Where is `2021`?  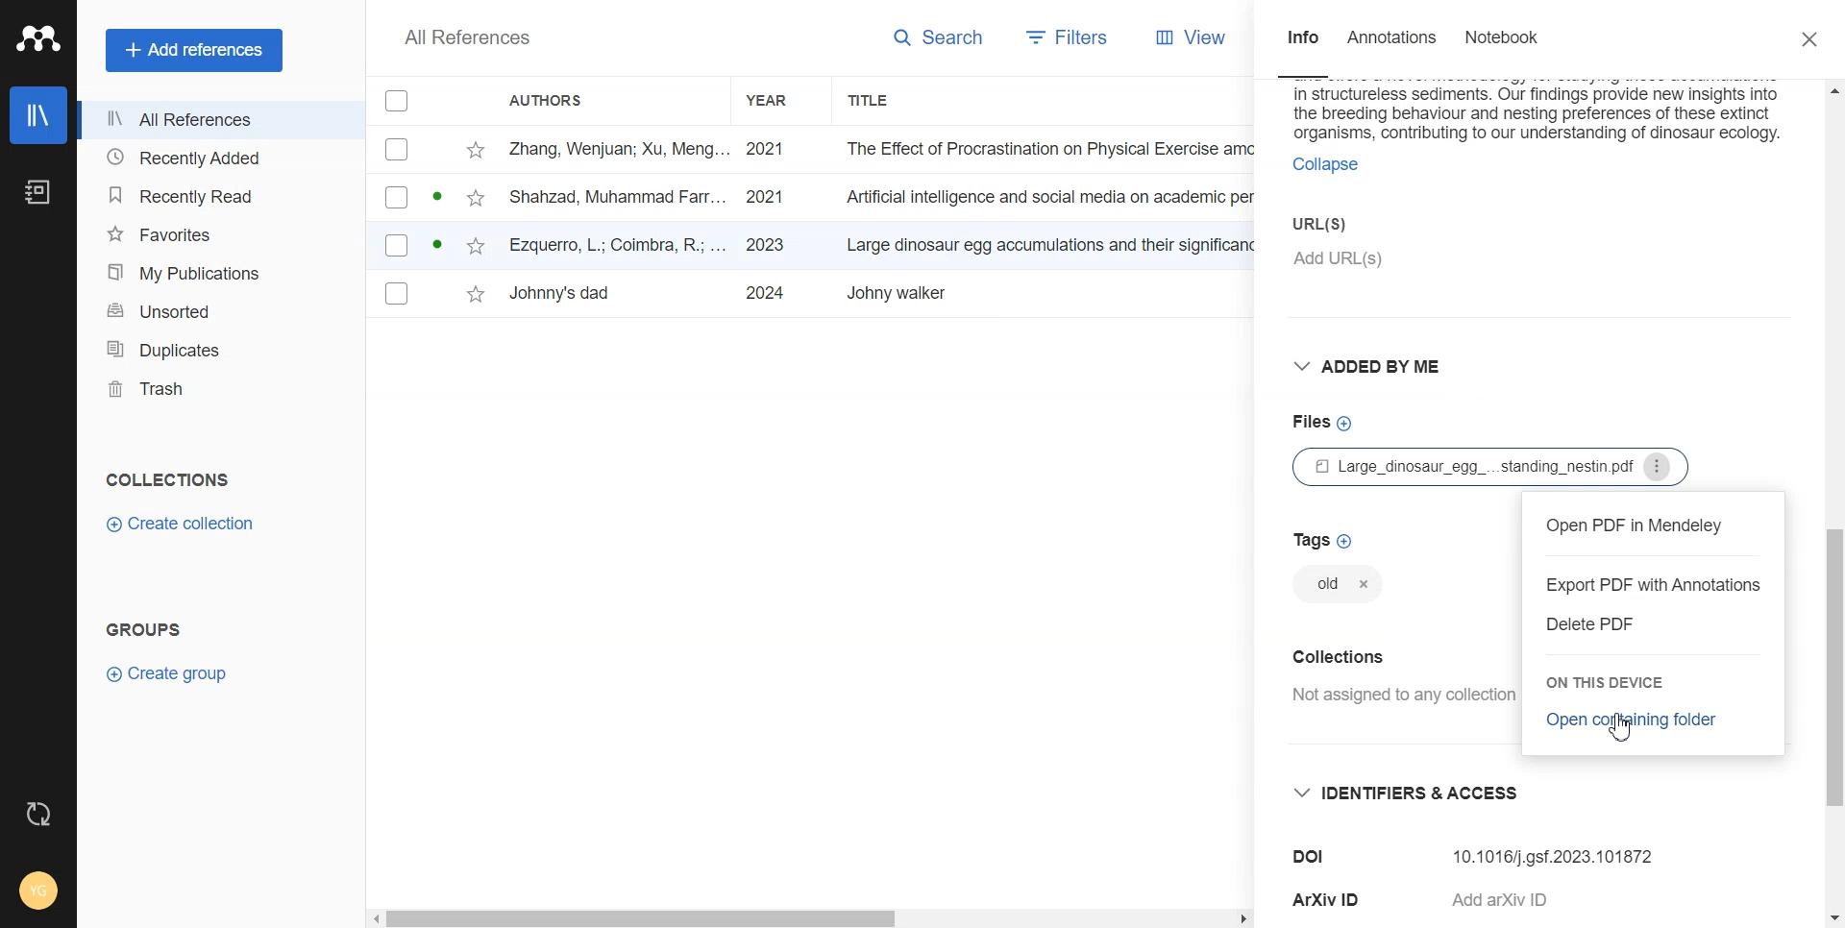
2021 is located at coordinates (762, 196).